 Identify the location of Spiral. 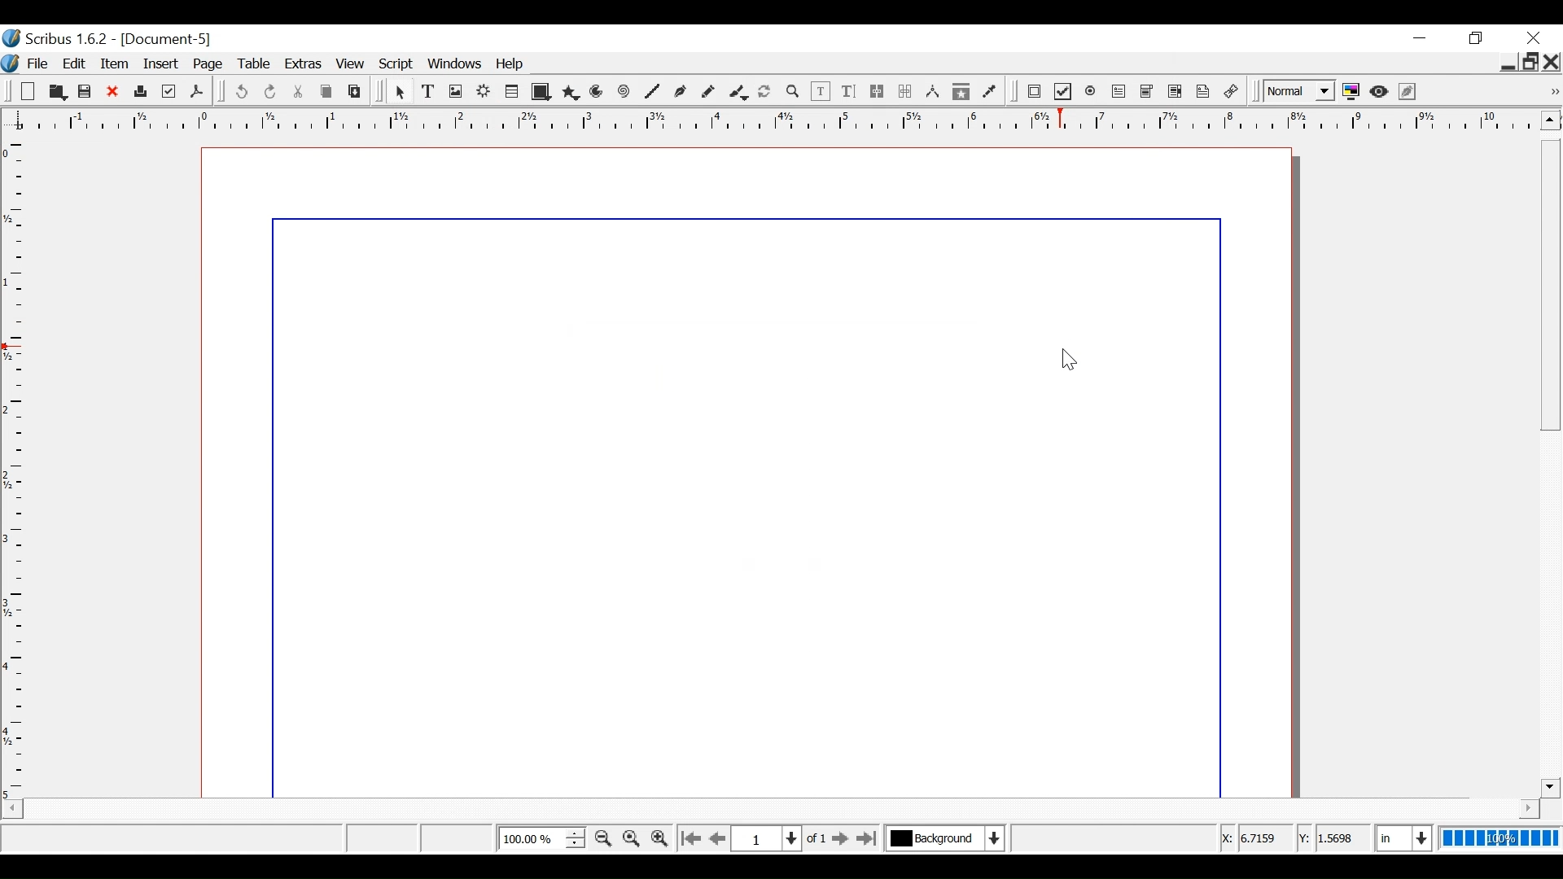
(624, 93).